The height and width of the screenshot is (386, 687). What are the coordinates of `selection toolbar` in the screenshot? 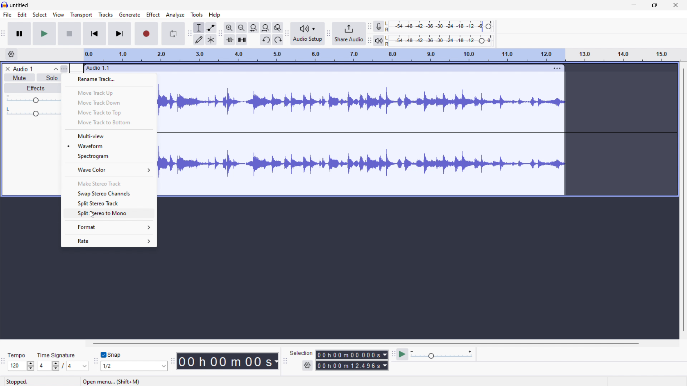 It's located at (285, 361).